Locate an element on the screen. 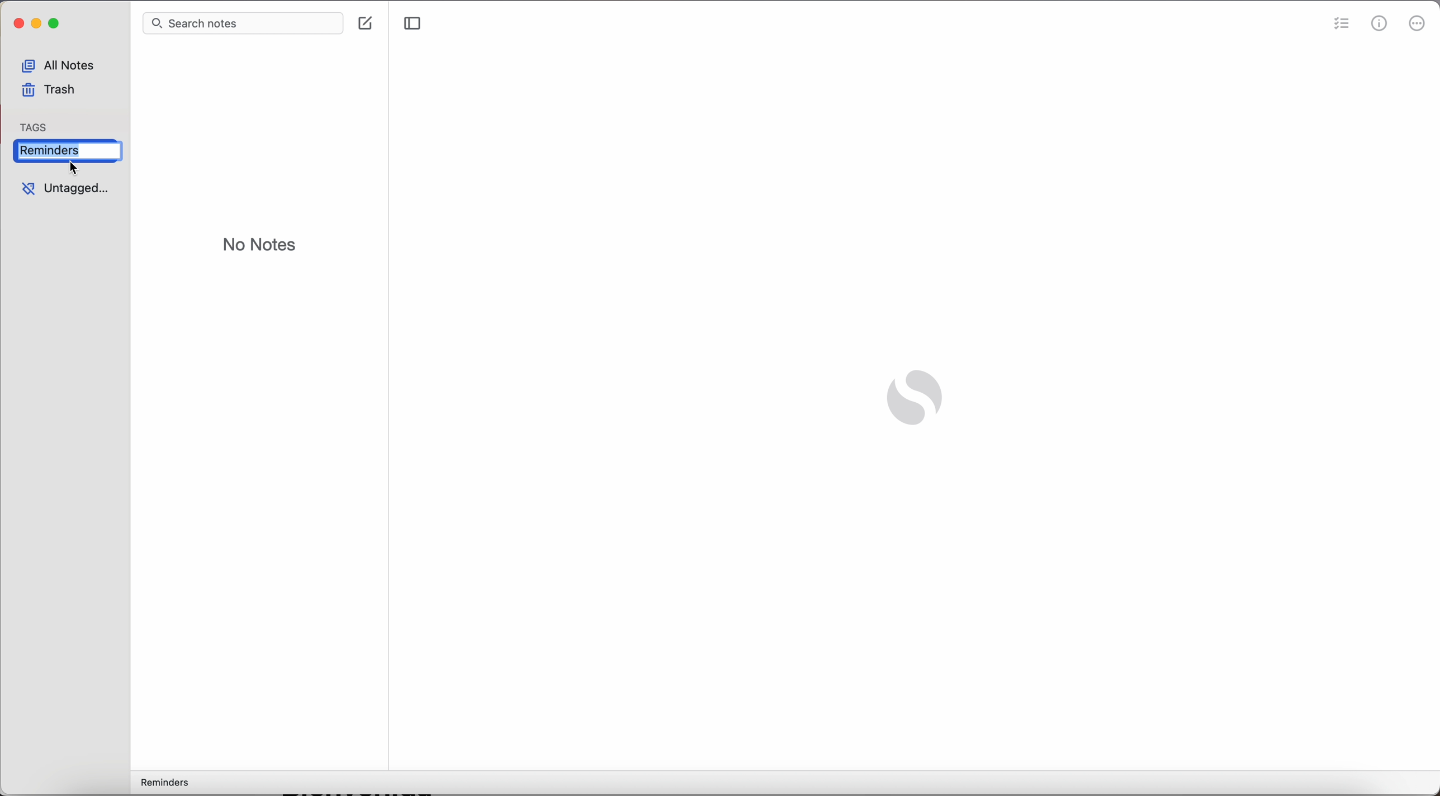 This screenshot has width=1440, height=796. close simplenote is located at coordinates (17, 25).